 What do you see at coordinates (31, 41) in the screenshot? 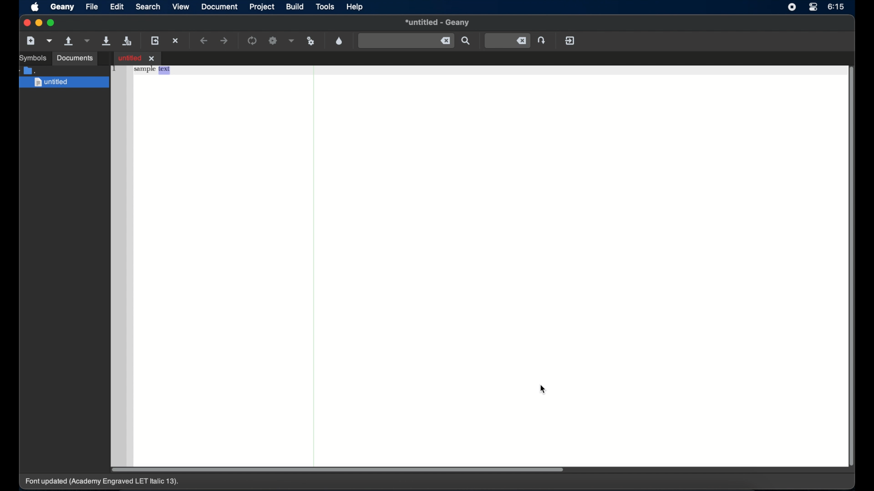
I see `create a new file` at bounding box center [31, 41].